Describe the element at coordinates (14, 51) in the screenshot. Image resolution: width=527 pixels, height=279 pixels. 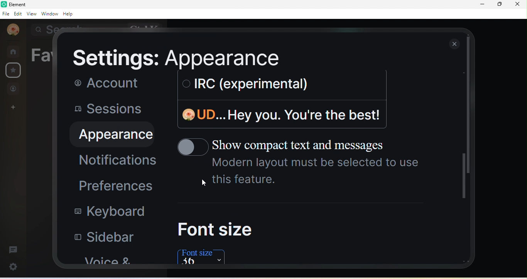
I see `rooms` at that location.